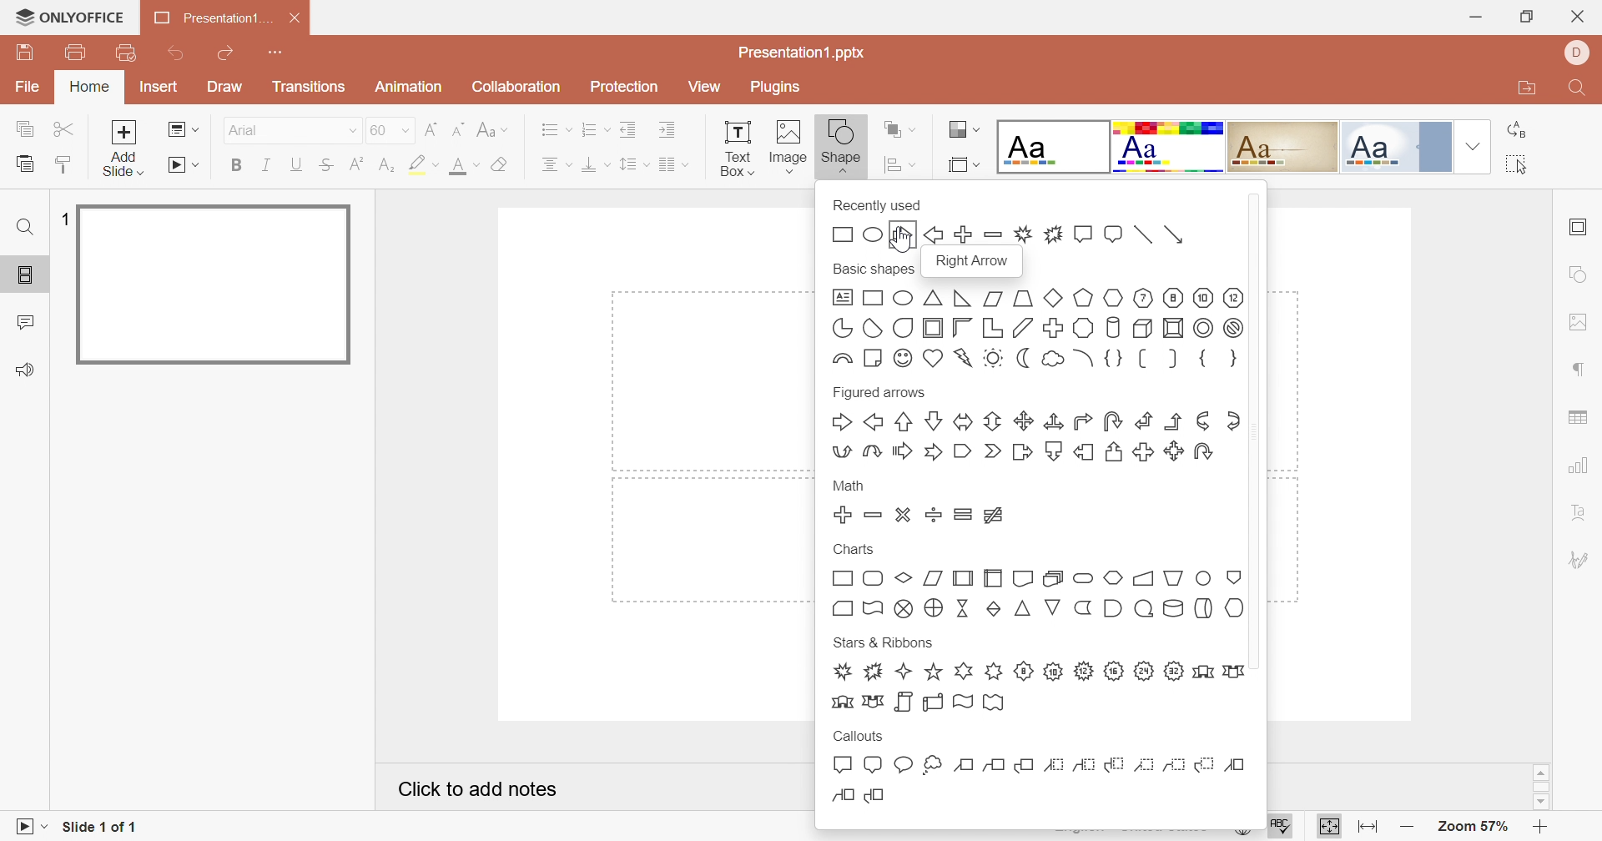 The height and width of the screenshot is (841, 1602). I want to click on Subscript, so click(389, 166).